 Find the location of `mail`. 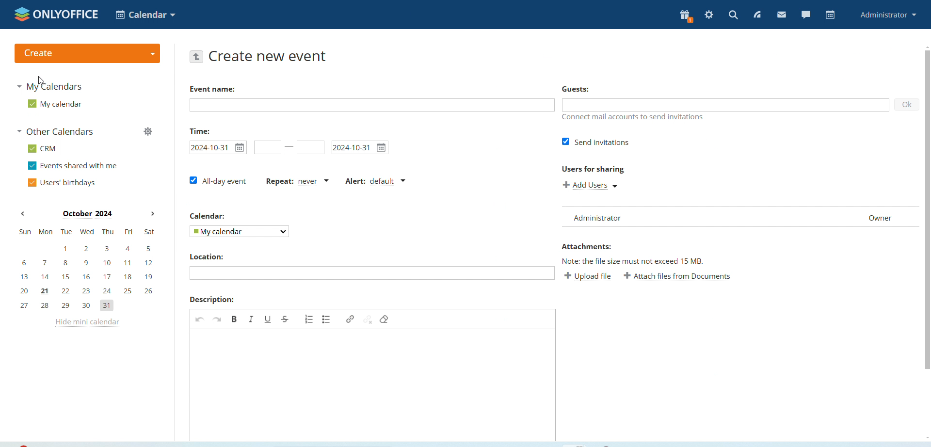

mail is located at coordinates (782, 15).